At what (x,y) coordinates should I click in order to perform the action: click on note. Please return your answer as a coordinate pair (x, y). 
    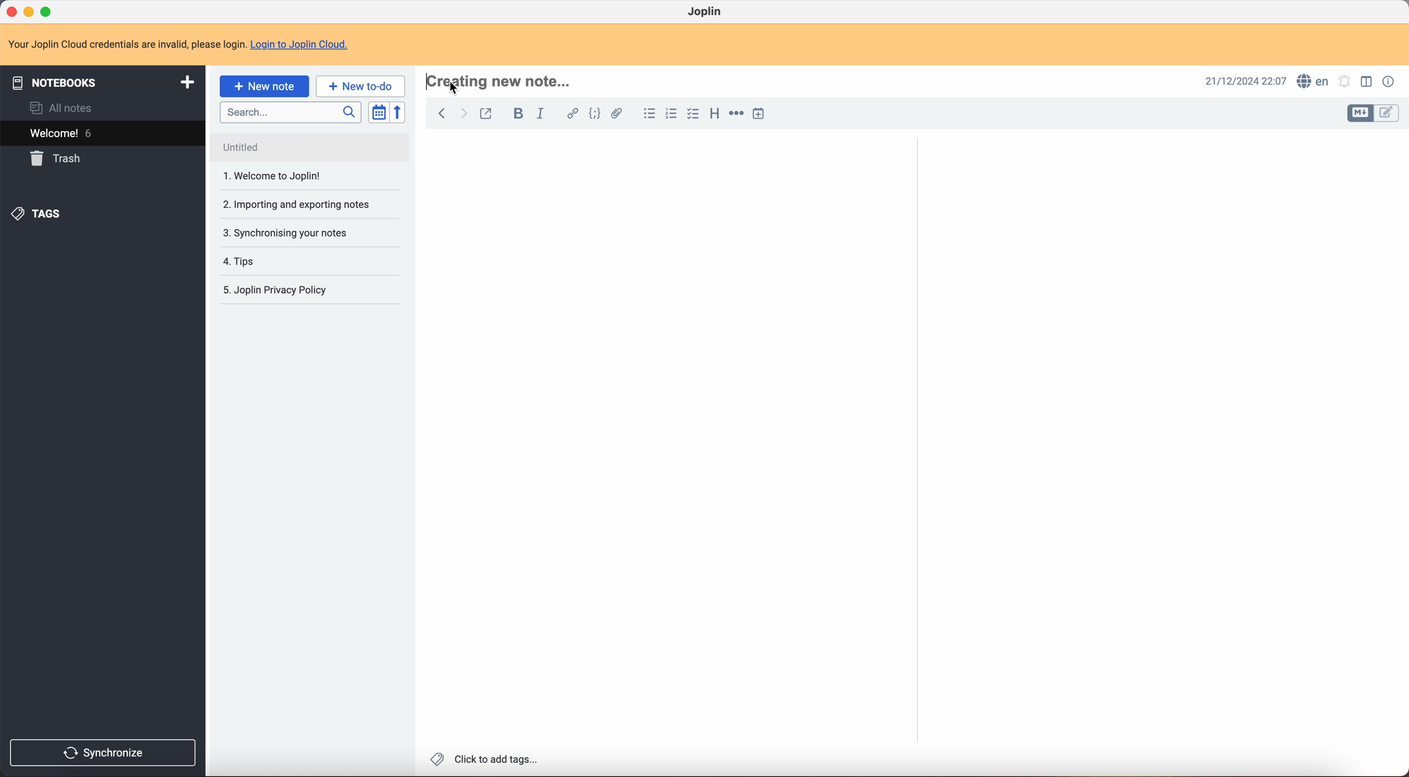
    Looking at the image, I should click on (179, 45).